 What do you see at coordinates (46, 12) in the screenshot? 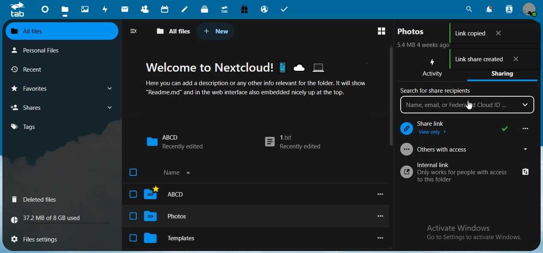
I see `dashboard` at bounding box center [46, 12].